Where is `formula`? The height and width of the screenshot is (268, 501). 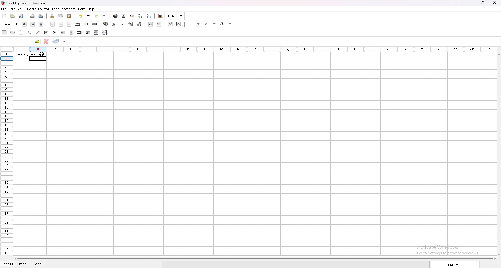
formula is located at coordinates (73, 42).